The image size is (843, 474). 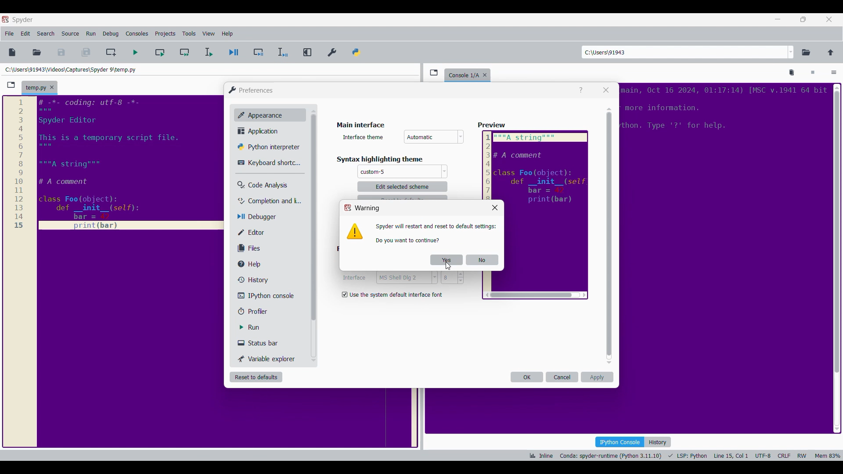 What do you see at coordinates (392, 295) in the screenshot?
I see `Toggle for default interface font` at bounding box center [392, 295].